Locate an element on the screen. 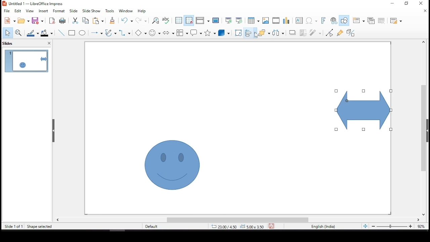  block arrows is located at coordinates (169, 33).